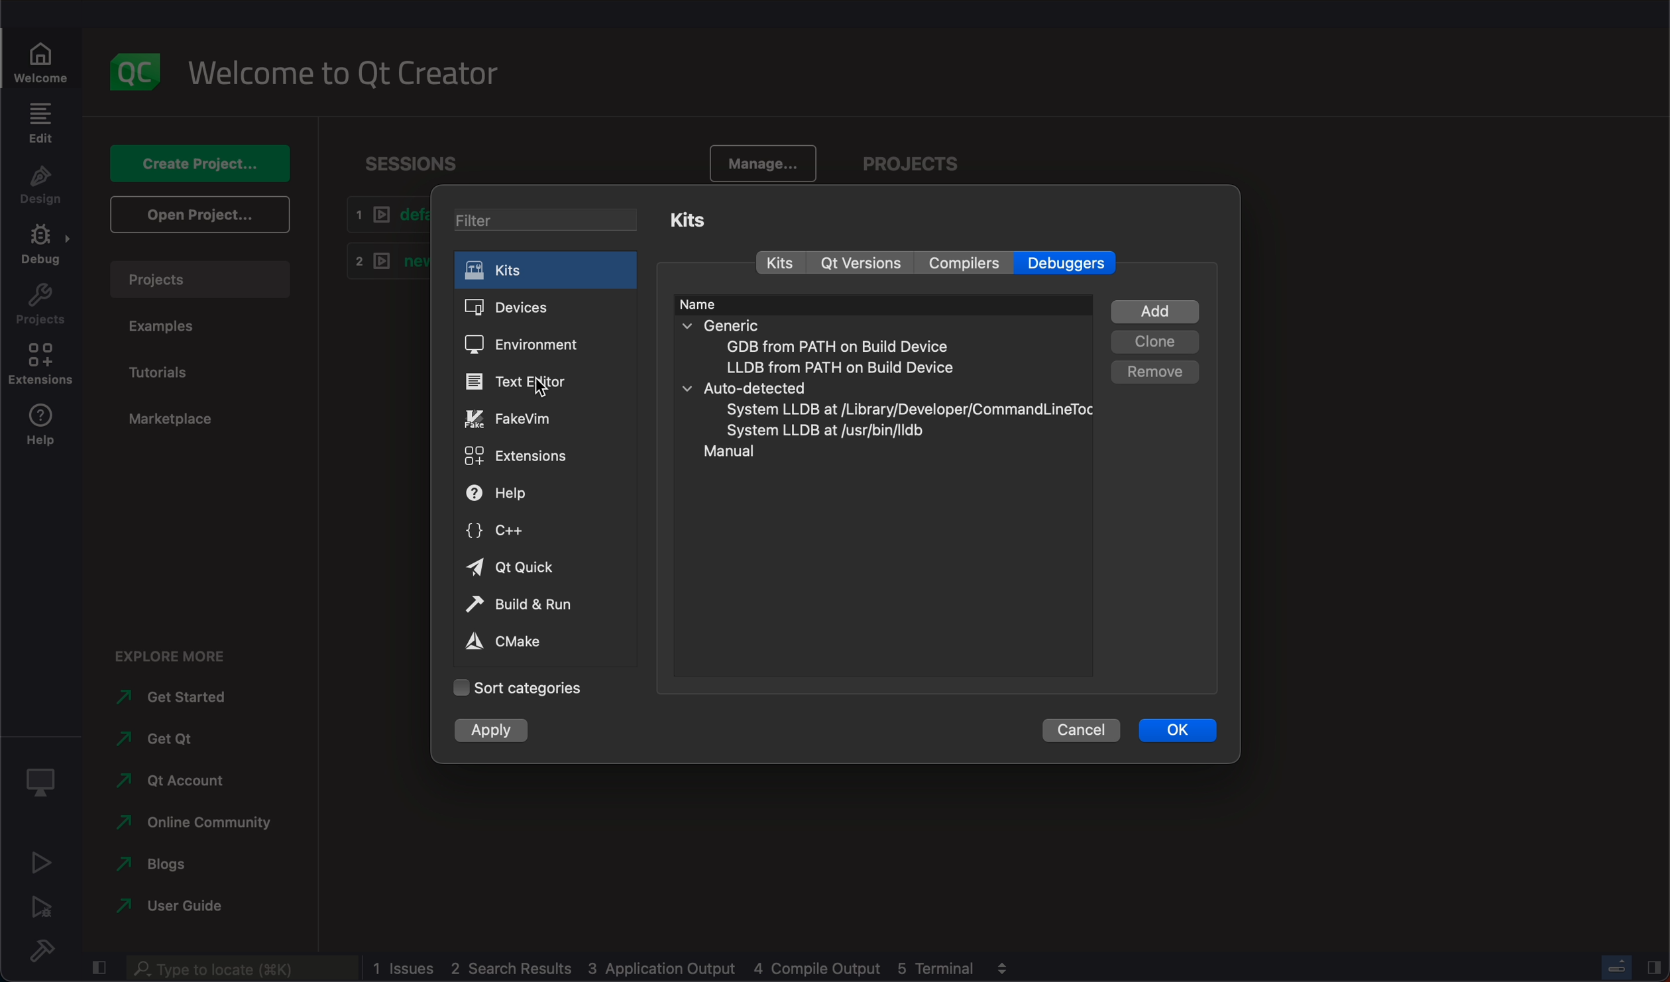  I want to click on manage, so click(758, 159).